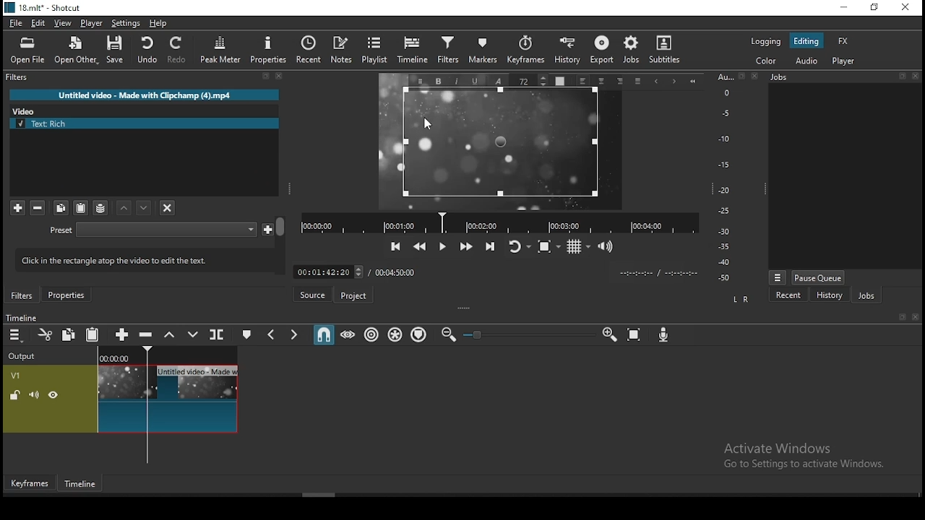  What do you see at coordinates (245, 334) in the screenshot?
I see `create/edit marker` at bounding box center [245, 334].